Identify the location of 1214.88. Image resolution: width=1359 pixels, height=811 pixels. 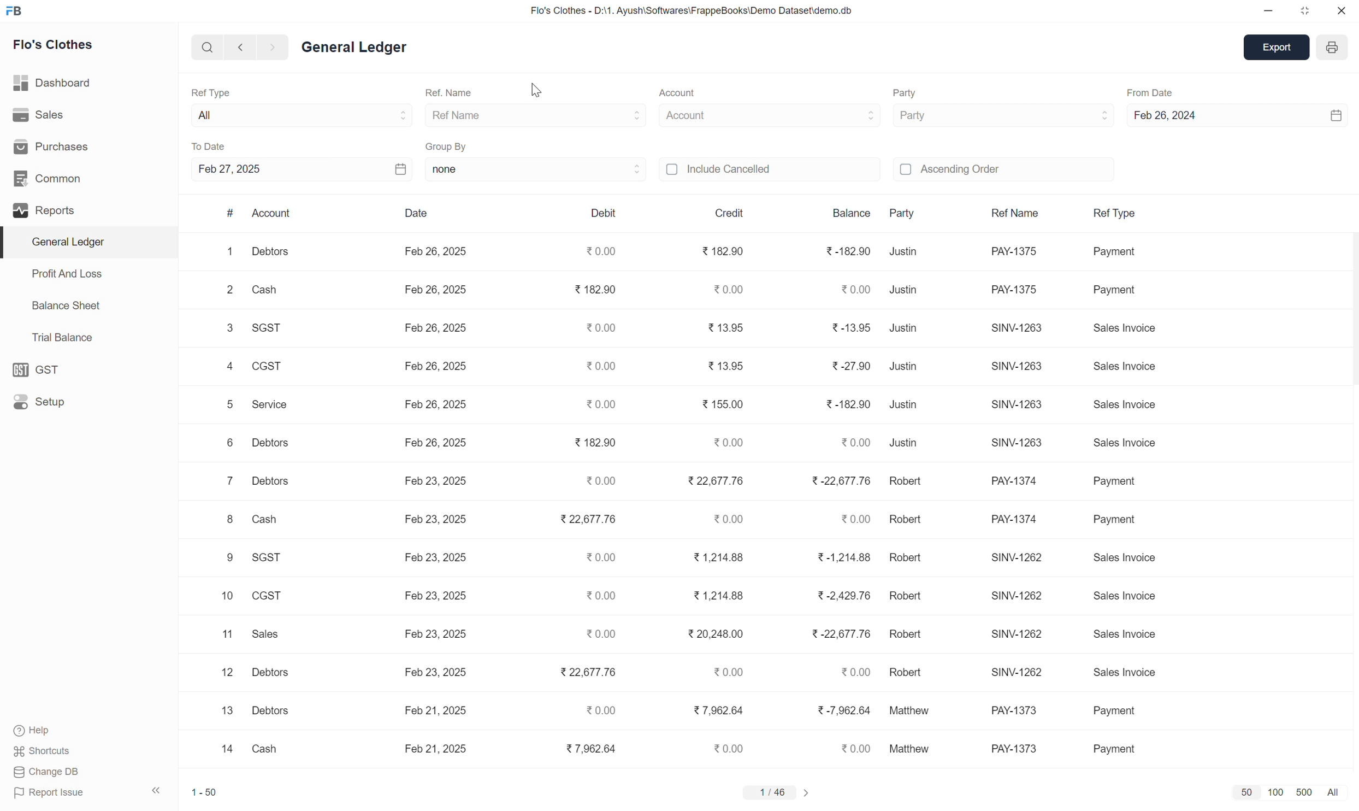
(722, 556).